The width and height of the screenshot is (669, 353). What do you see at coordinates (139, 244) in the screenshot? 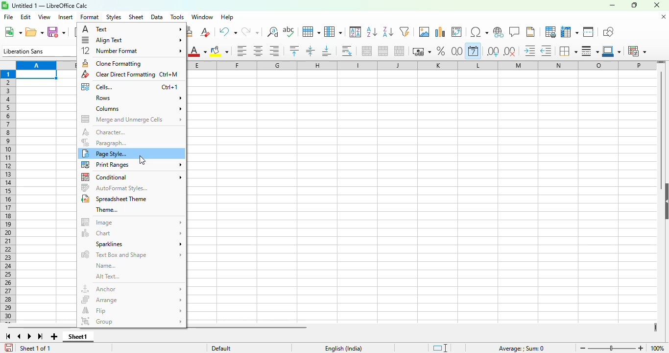
I see `sparklines` at bounding box center [139, 244].